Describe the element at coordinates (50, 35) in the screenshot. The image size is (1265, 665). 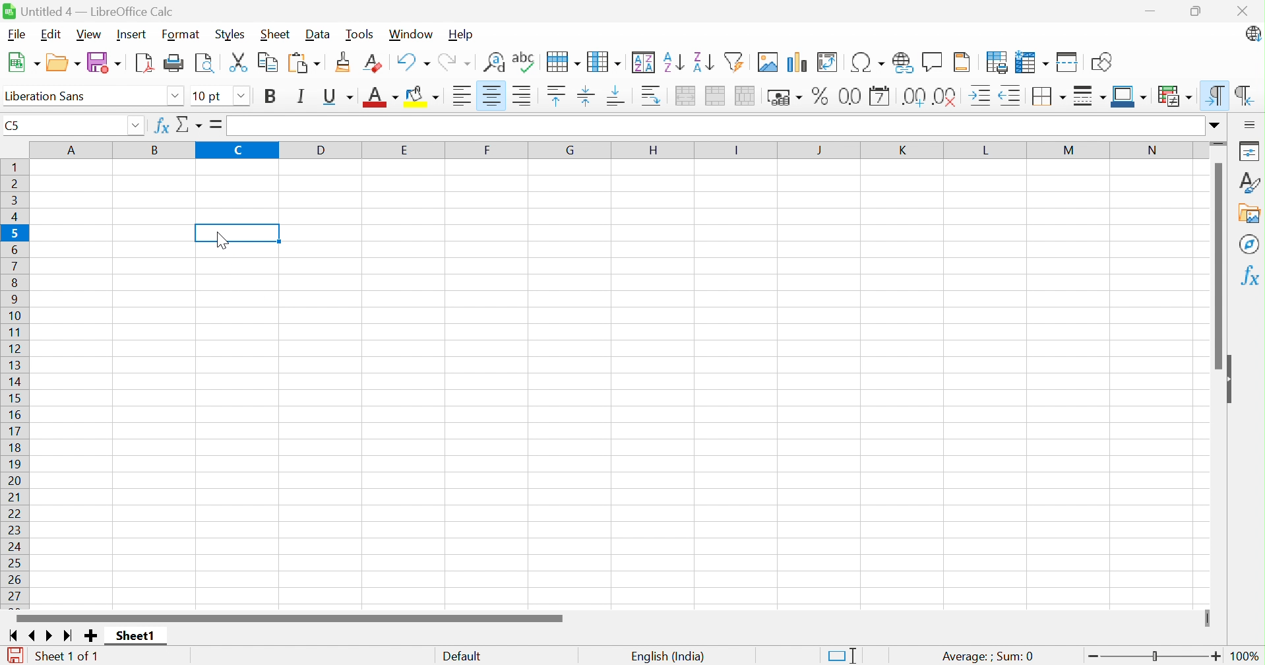
I see `Edit` at that location.